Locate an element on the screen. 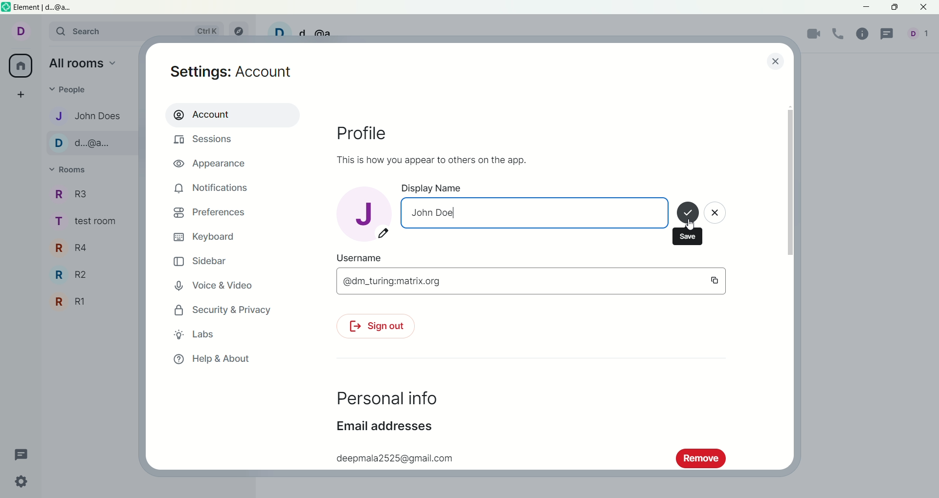 The width and height of the screenshot is (939, 498). settings: account is located at coordinates (234, 73).